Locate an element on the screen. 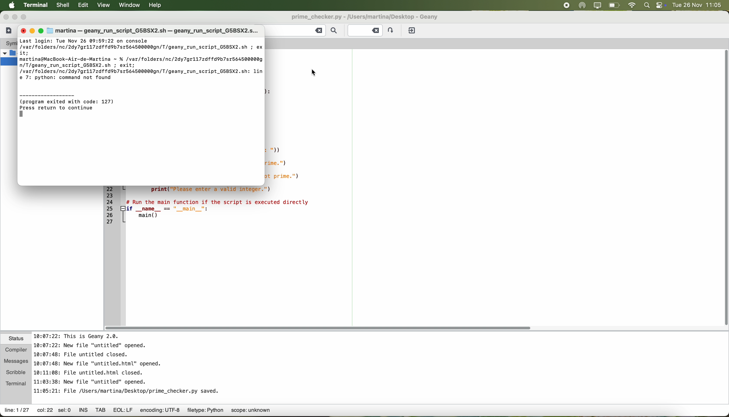  Apple icon is located at coordinates (9, 5).